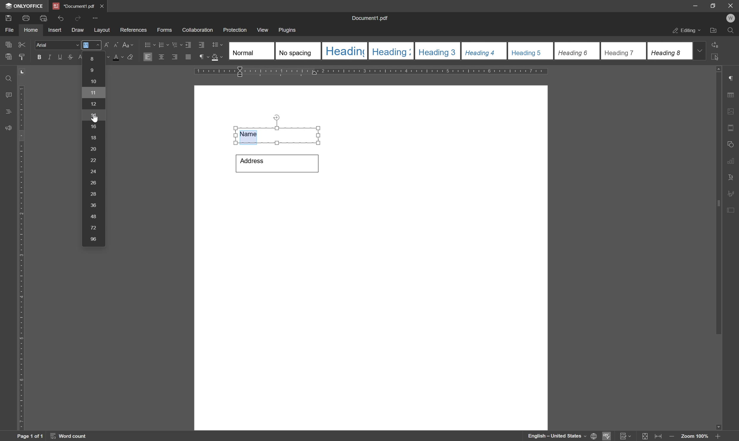 The height and width of the screenshot is (441, 739). Describe the element at coordinates (61, 17) in the screenshot. I see `undo` at that location.